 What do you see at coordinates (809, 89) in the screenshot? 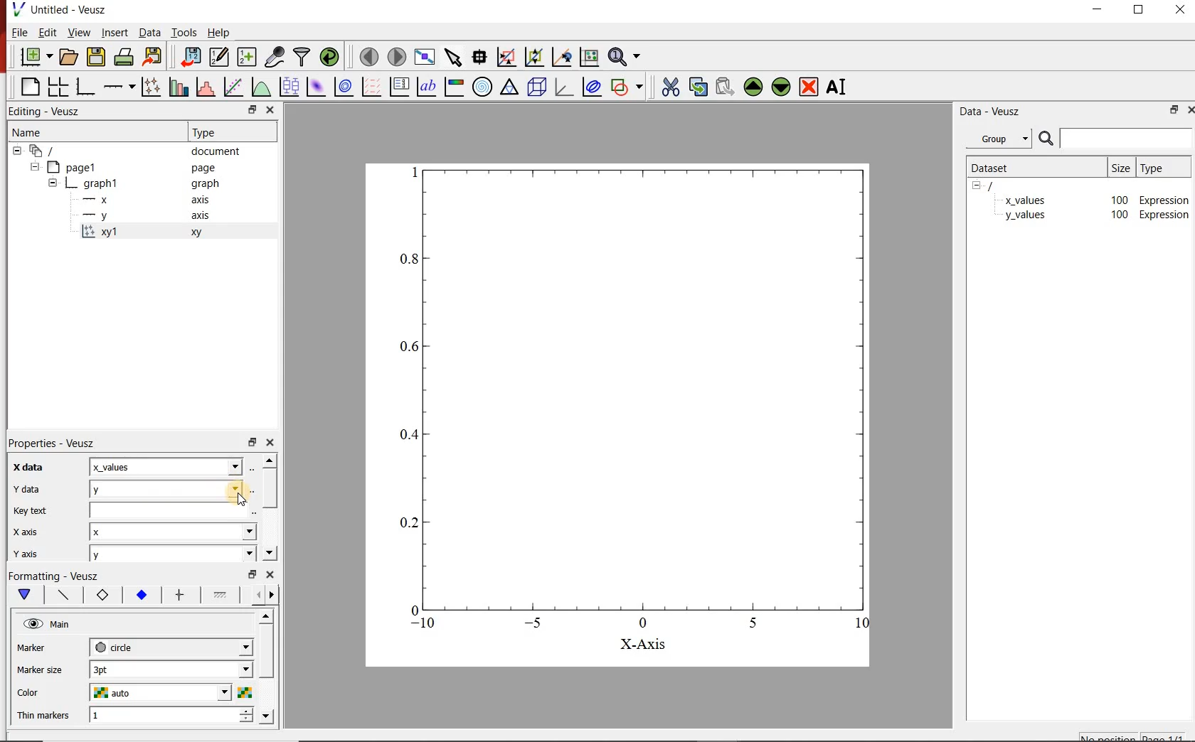
I see `remove the selected widget` at bounding box center [809, 89].